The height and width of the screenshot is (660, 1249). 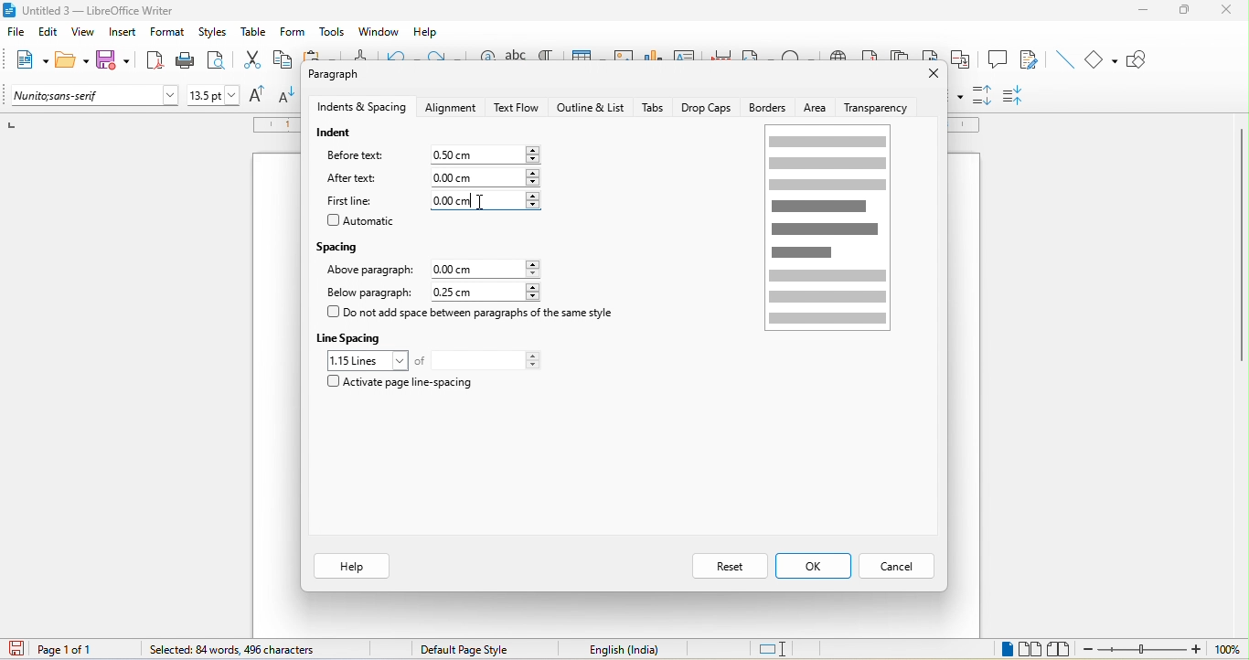 I want to click on increase size, so click(x=254, y=94).